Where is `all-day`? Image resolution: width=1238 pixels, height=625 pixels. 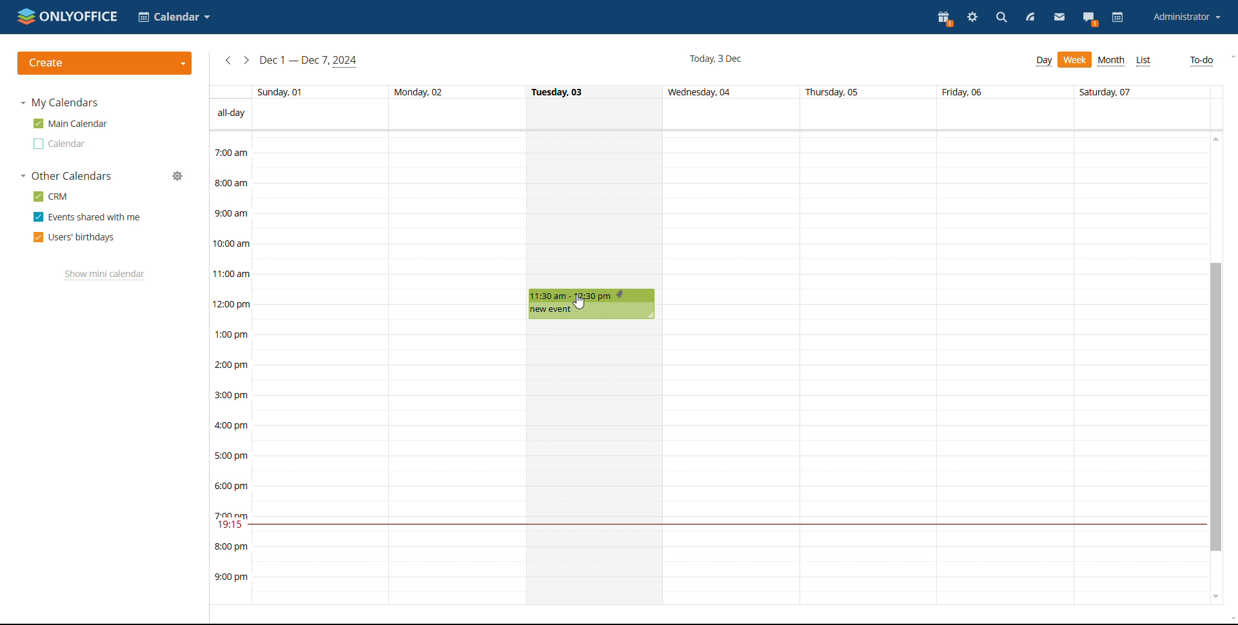 all-day is located at coordinates (231, 113).